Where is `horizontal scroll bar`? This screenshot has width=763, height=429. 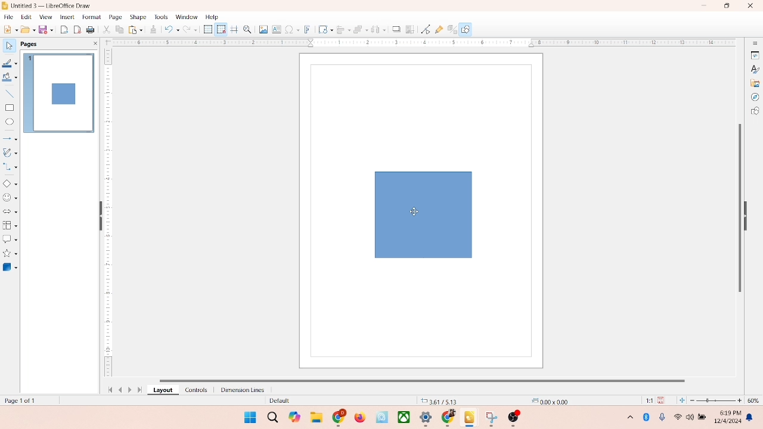 horizontal scroll bar is located at coordinates (432, 379).